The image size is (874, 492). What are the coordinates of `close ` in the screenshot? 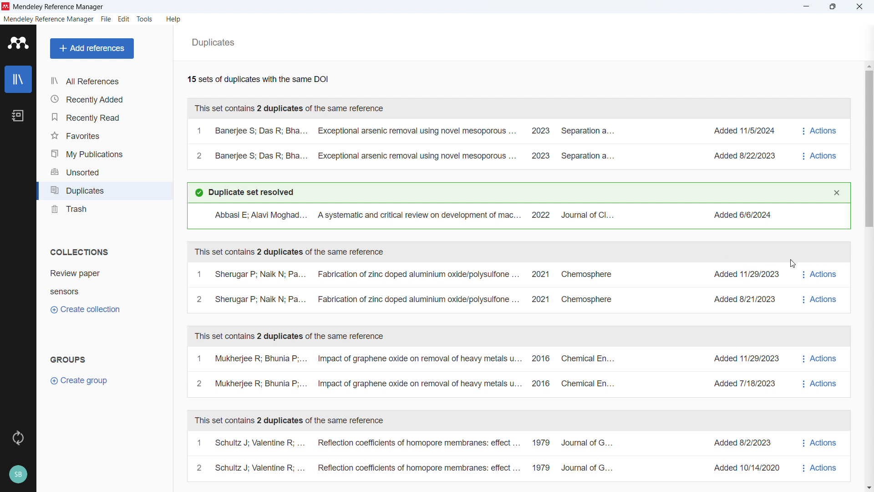 It's located at (859, 7).